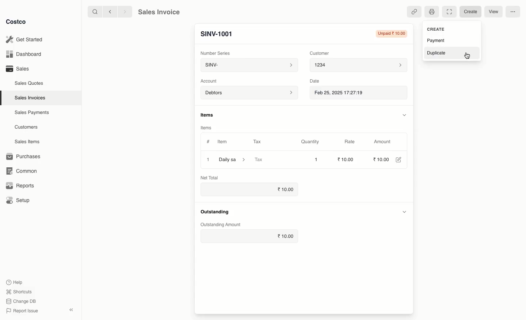 The height and width of the screenshot is (320, 526). I want to click on Edit, so click(398, 160).